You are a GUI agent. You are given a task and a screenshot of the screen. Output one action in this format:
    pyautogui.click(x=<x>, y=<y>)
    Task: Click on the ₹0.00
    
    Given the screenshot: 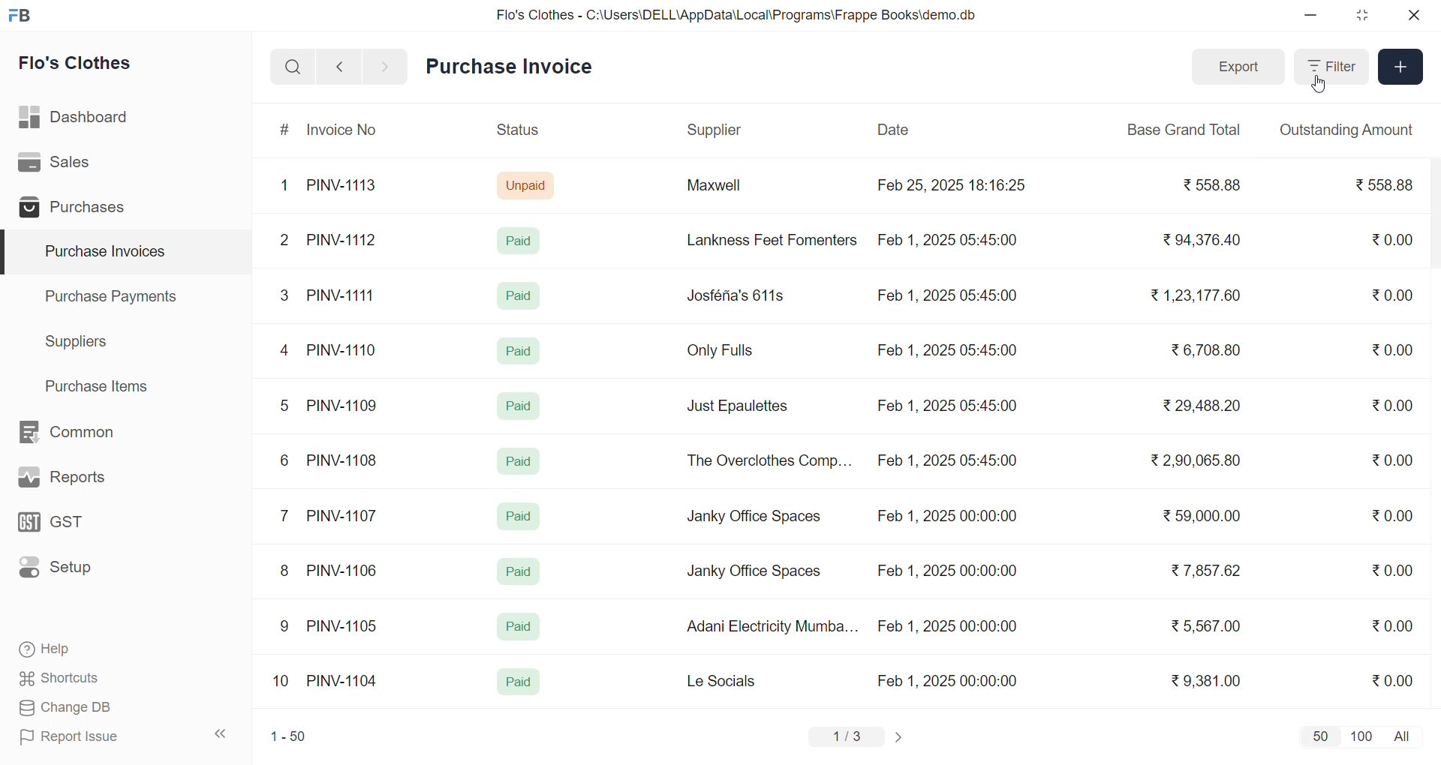 What is the action you would take?
    pyautogui.click(x=1392, y=679)
    